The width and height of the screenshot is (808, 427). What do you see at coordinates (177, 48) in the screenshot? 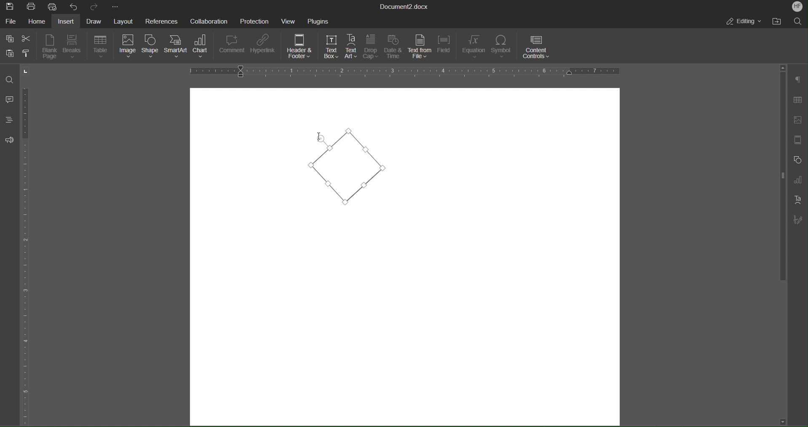
I see `SmartArt` at bounding box center [177, 48].